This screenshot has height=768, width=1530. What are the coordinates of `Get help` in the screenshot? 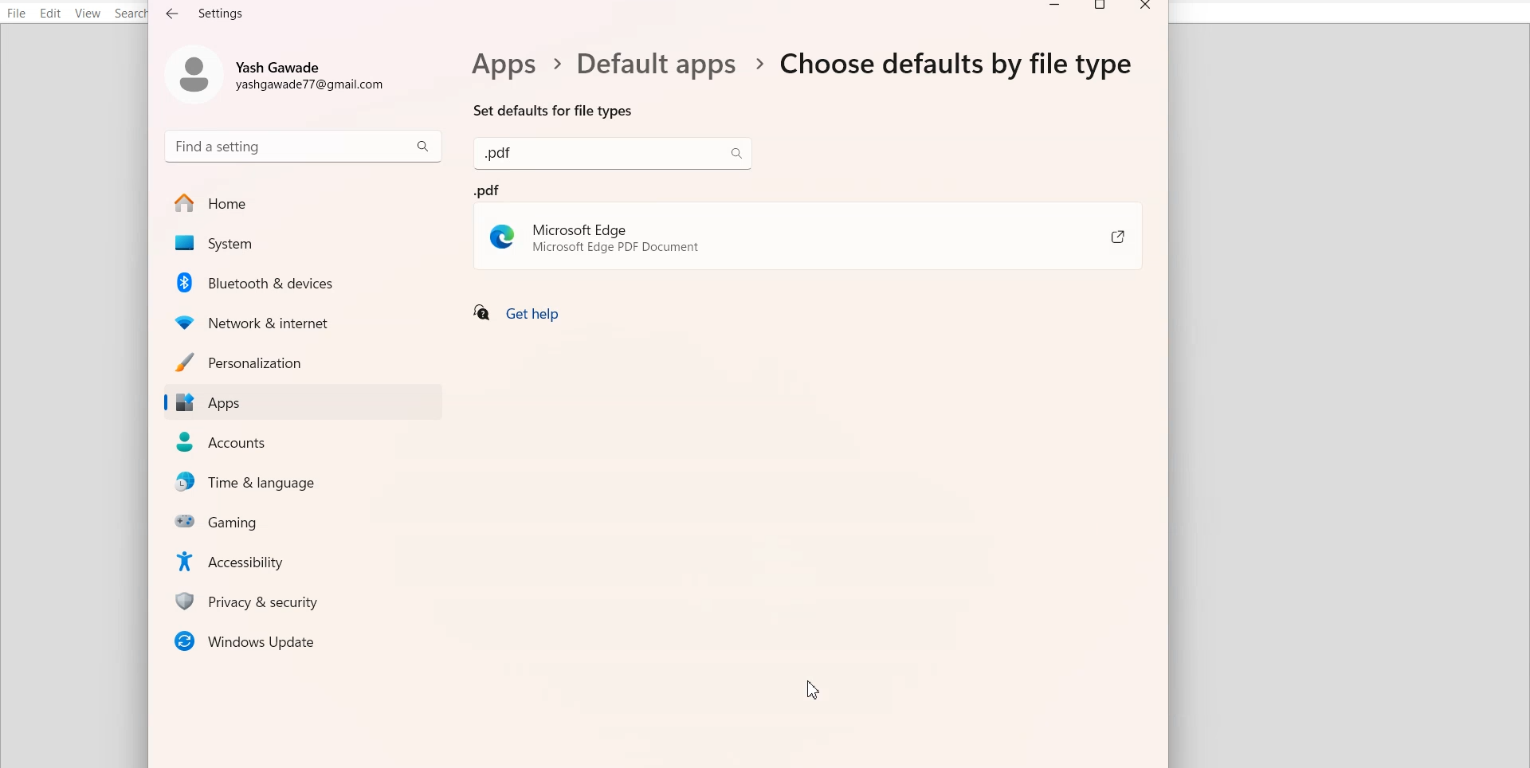 It's located at (520, 313).